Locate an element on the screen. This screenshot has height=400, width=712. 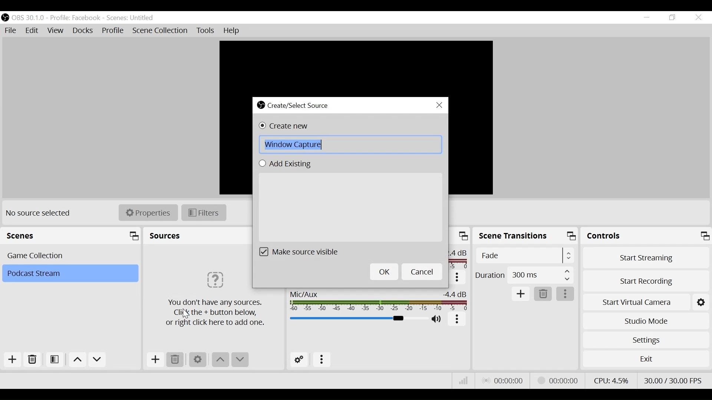
View is located at coordinates (56, 31).